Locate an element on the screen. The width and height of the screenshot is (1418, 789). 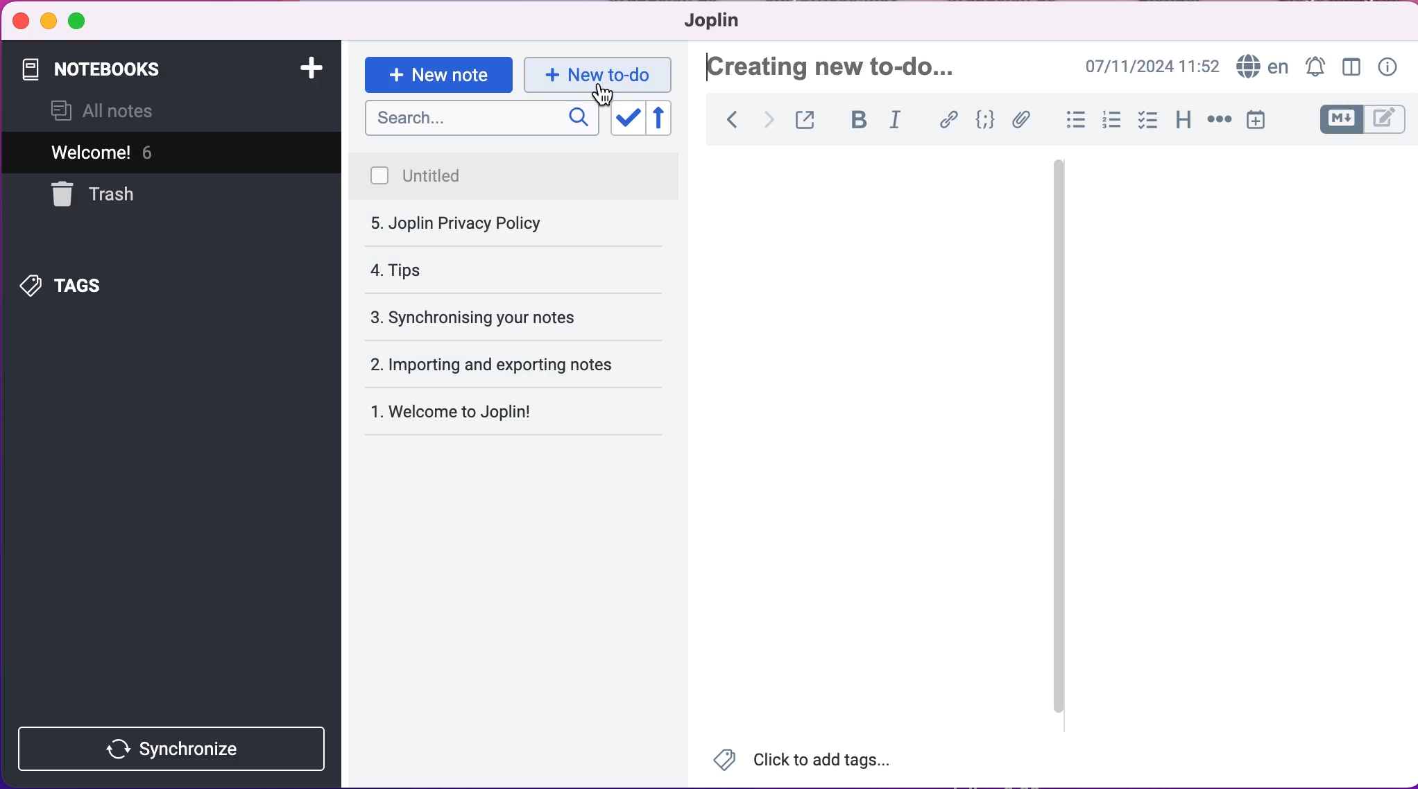
insert time is located at coordinates (1261, 122).